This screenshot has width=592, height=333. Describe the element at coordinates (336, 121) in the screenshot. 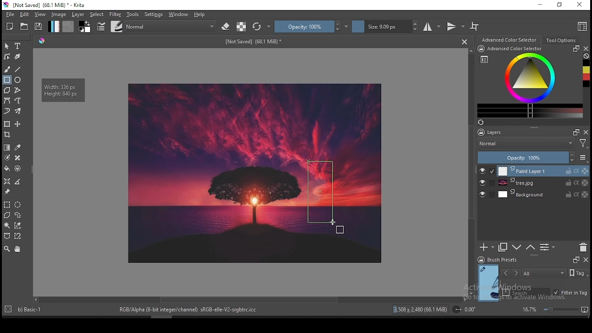

I see `image` at that location.